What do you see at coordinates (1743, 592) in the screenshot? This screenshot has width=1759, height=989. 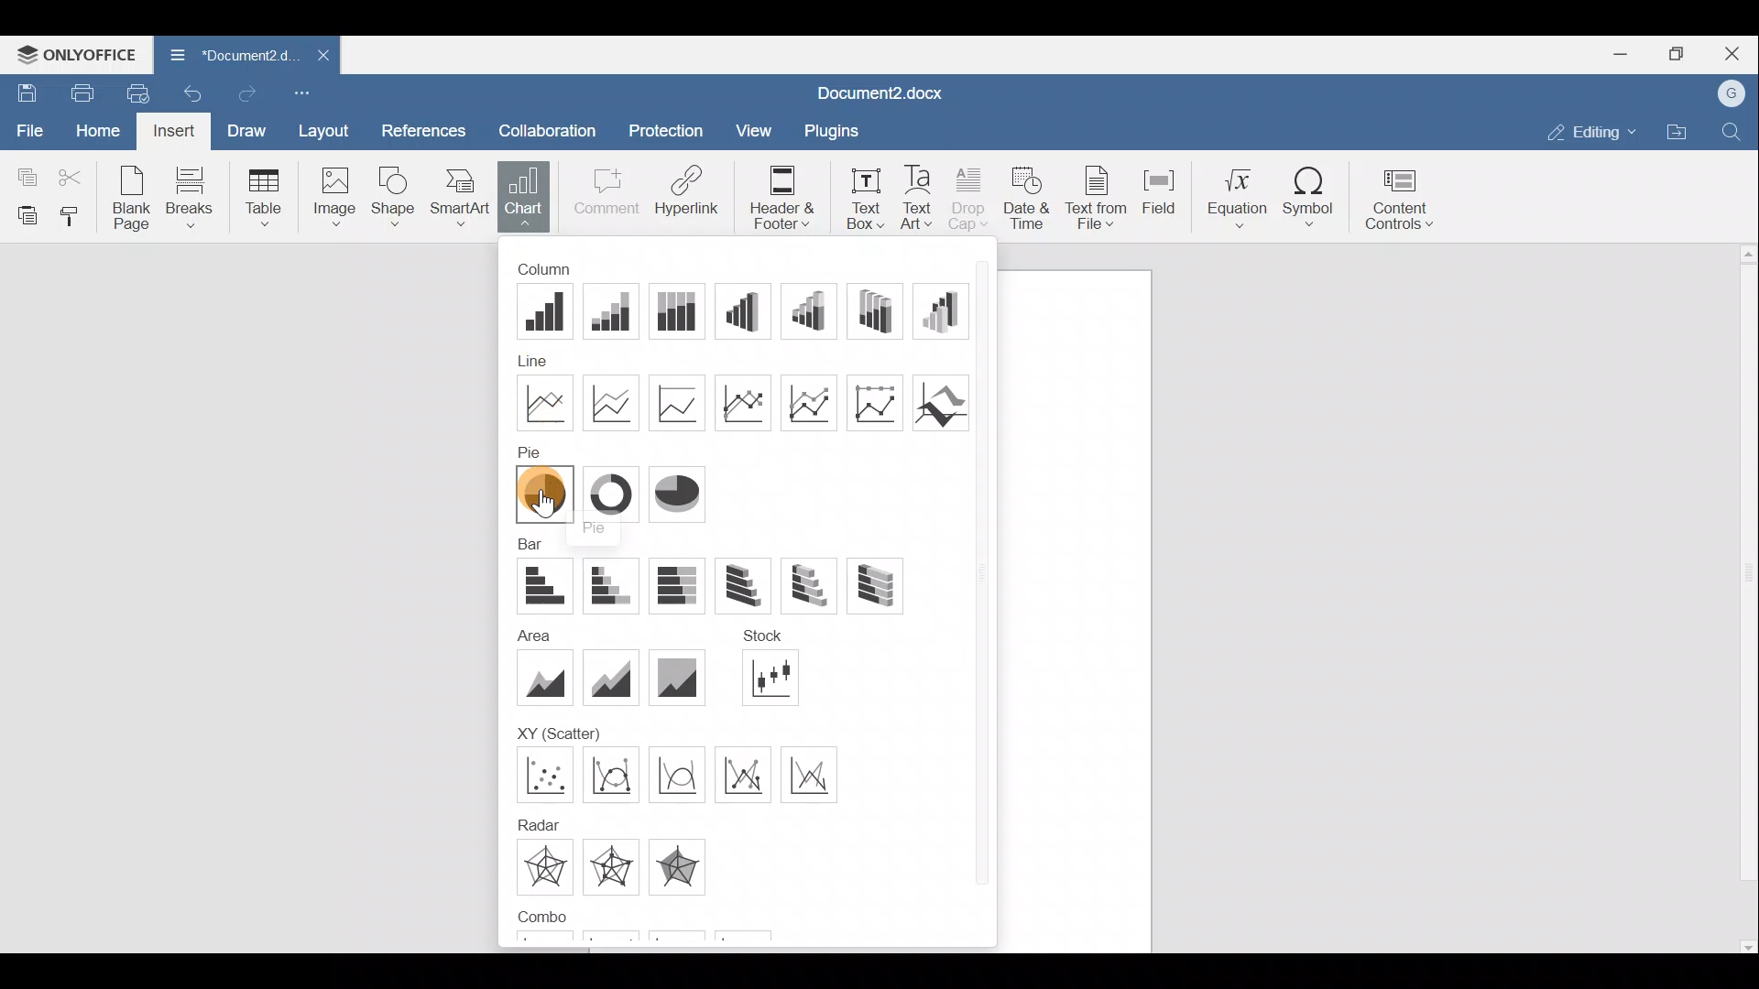 I see `Scroll bar` at bounding box center [1743, 592].